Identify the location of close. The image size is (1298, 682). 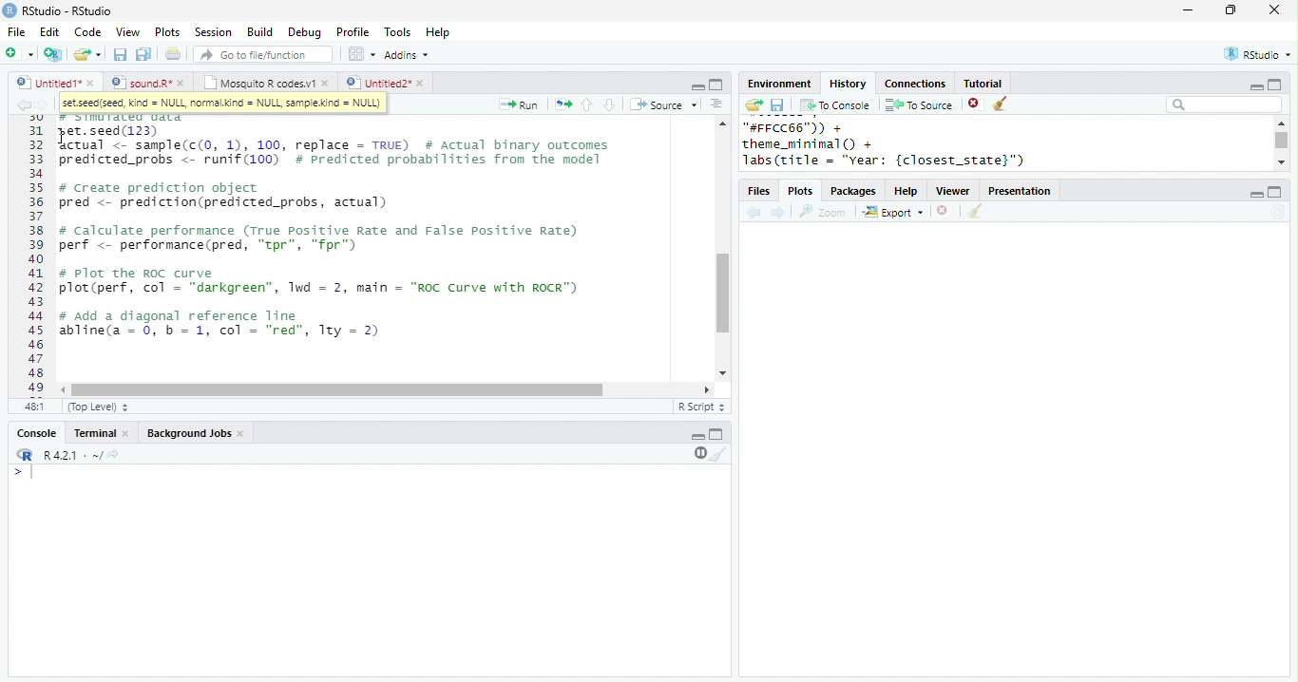
(127, 434).